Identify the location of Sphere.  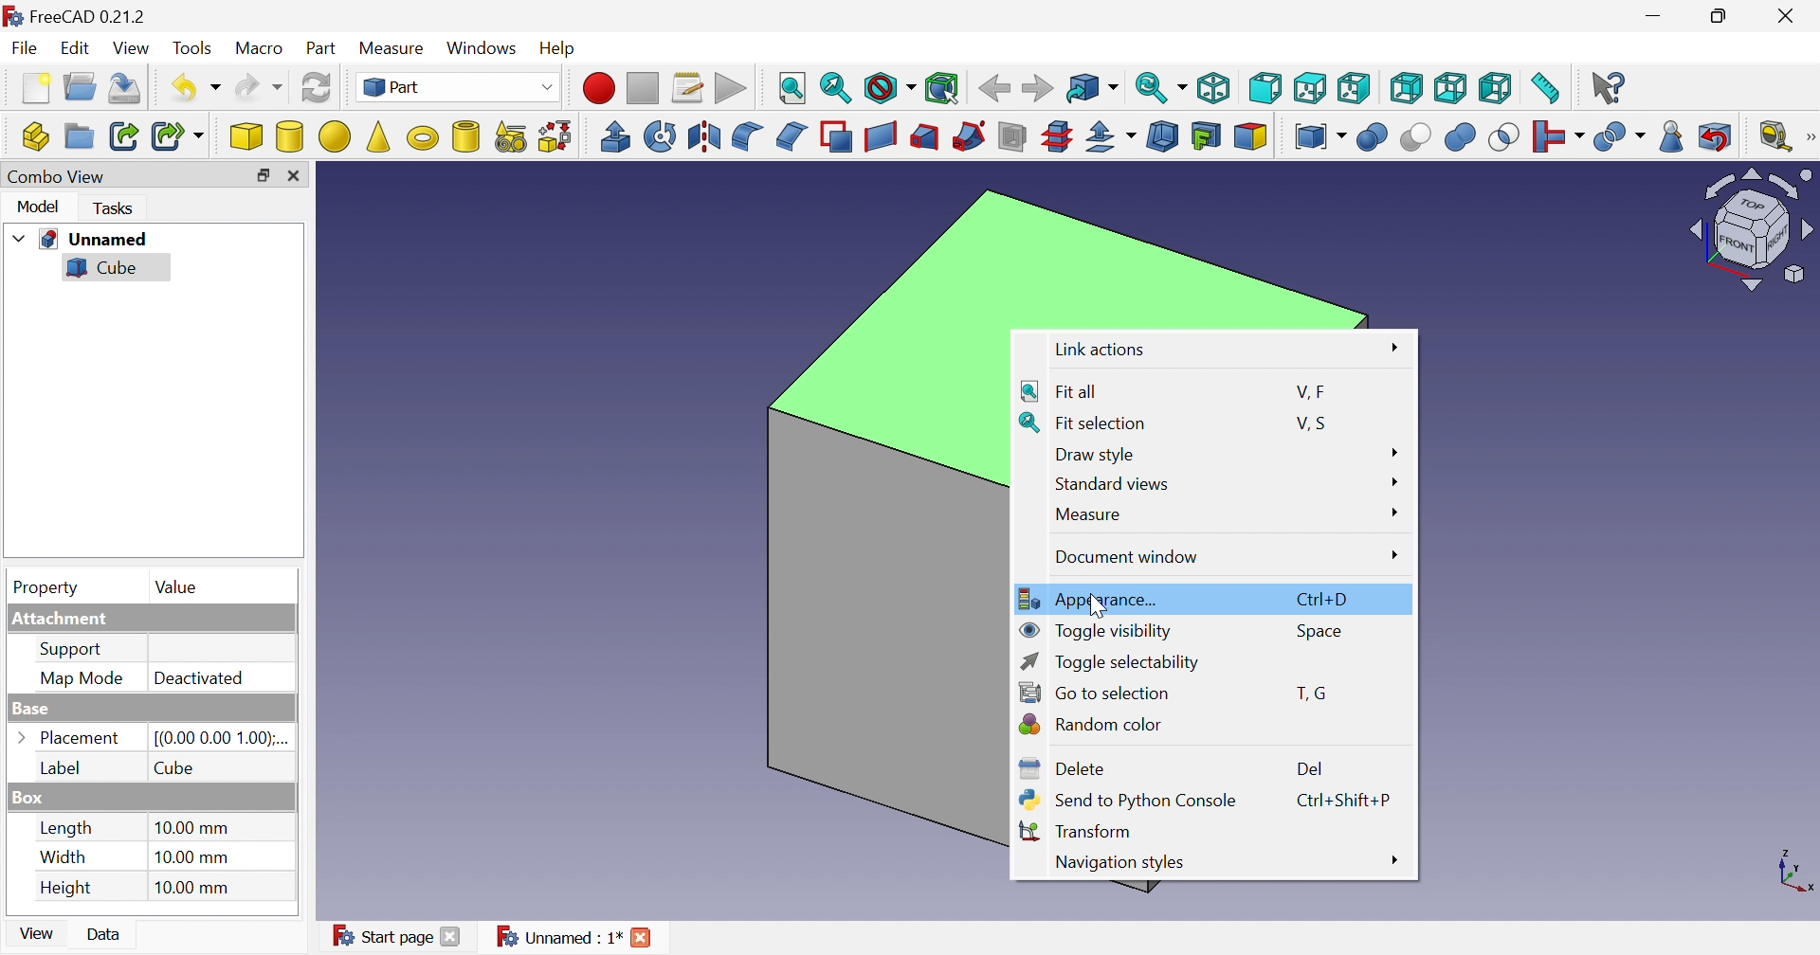
(336, 136).